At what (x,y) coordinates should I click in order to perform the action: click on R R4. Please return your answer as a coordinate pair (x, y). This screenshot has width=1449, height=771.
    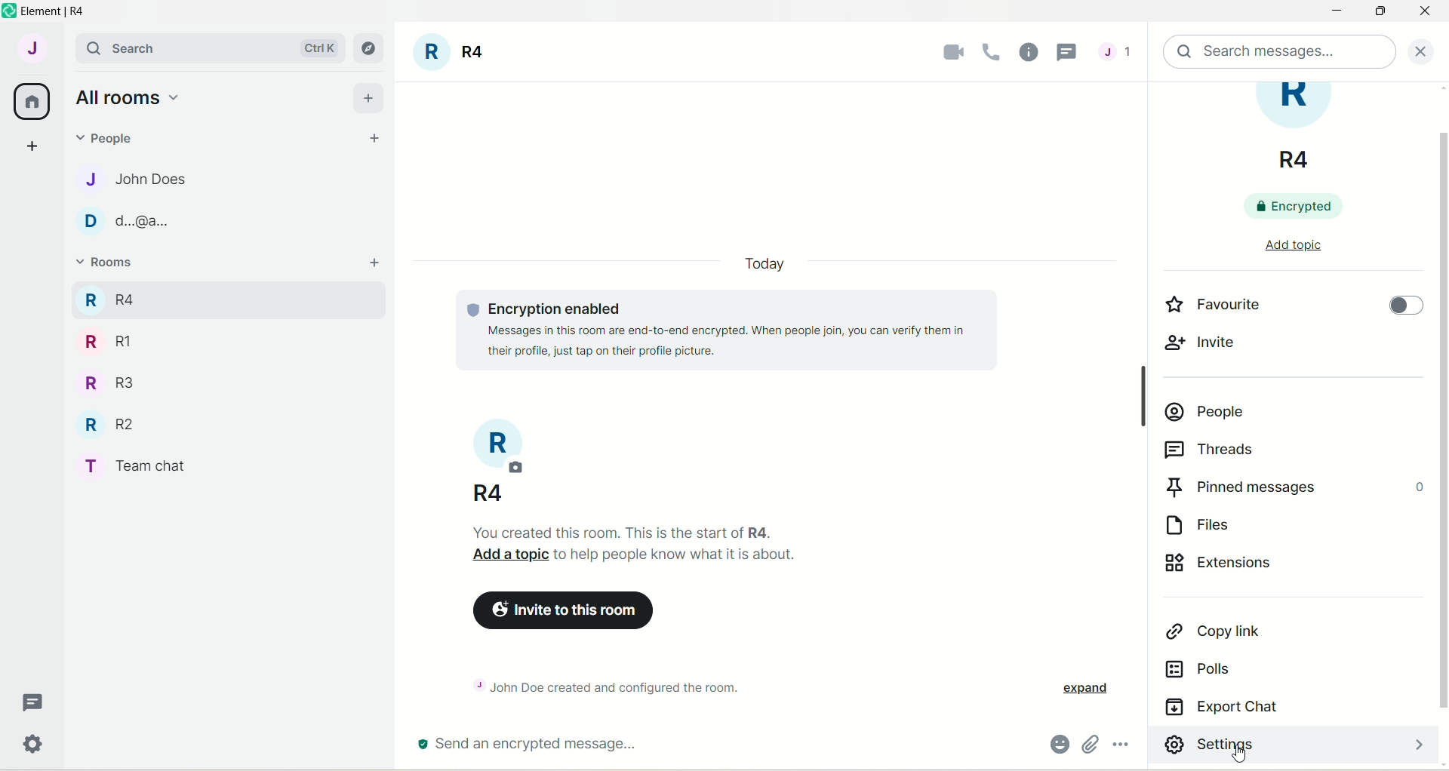
    Looking at the image, I should click on (108, 297).